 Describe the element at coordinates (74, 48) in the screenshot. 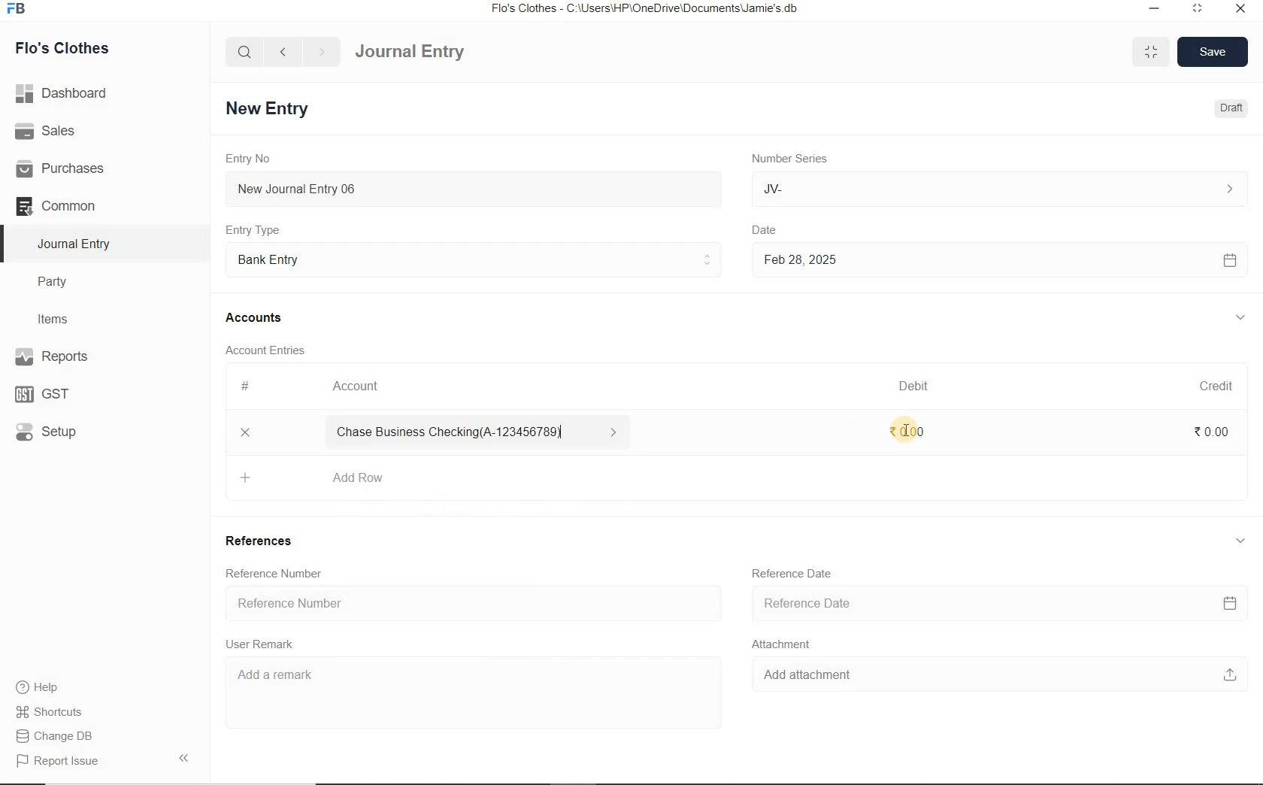

I see `Flo's Clothes` at that location.